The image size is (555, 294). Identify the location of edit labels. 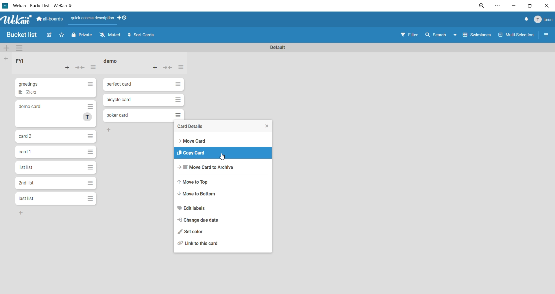
(193, 209).